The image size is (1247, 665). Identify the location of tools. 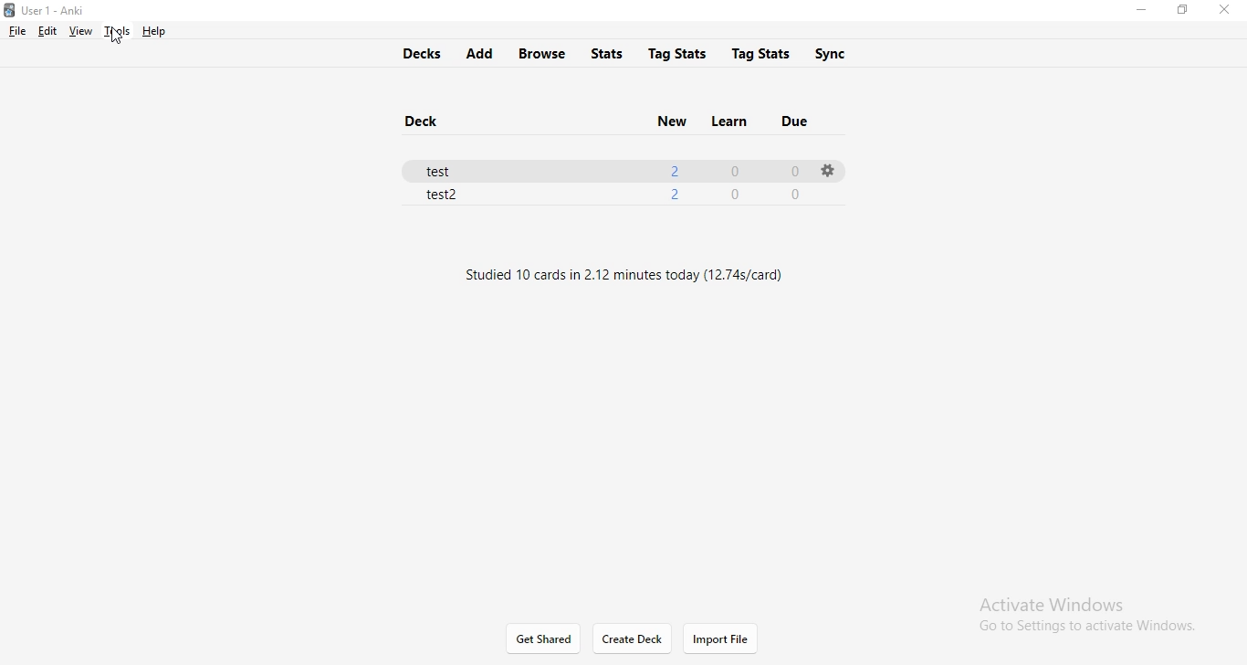
(114, 31).